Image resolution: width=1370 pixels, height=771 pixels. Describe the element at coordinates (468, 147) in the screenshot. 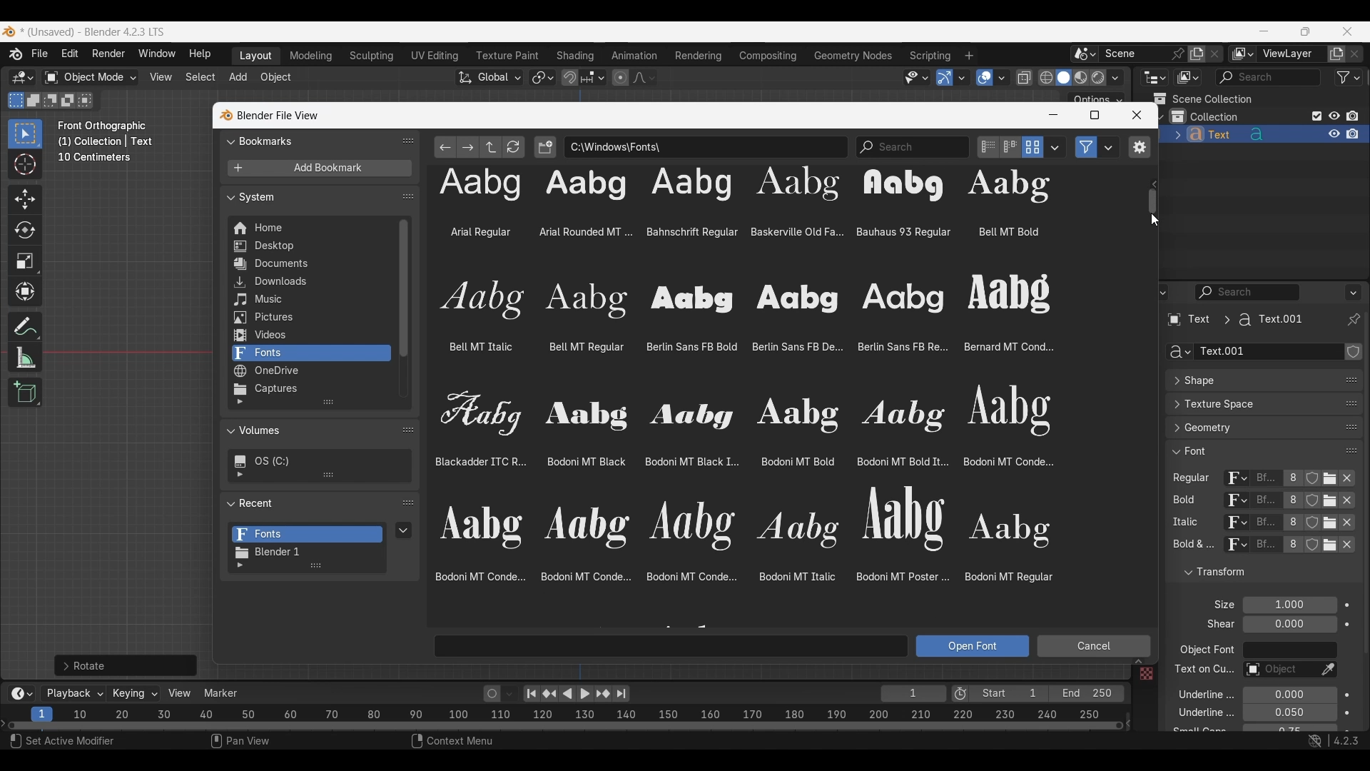

I see `Next folder` at that location.